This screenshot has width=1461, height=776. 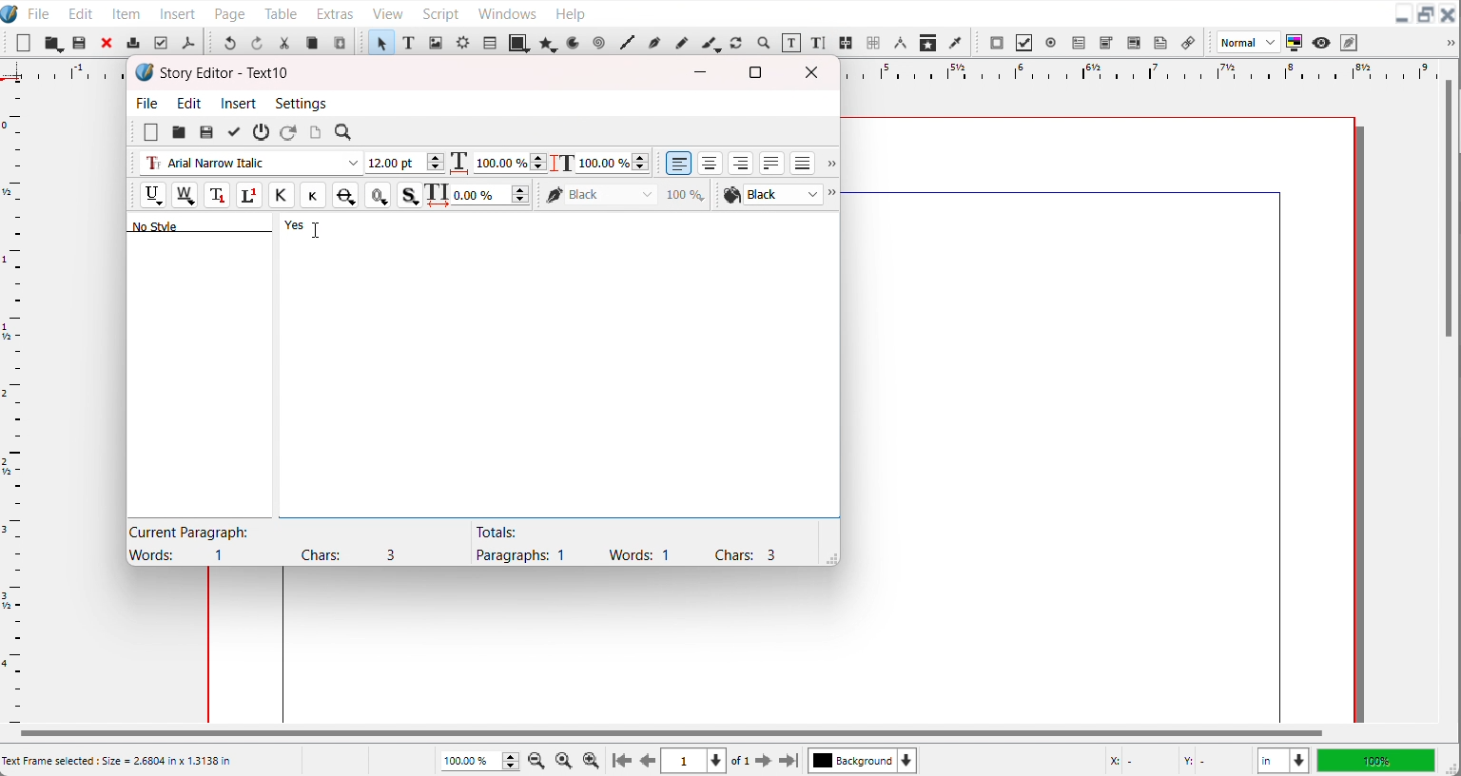 What do you see at coordinates (160, 43) in the screenshot?
I see `Preflight verifier` at bounding box center [160, 43].